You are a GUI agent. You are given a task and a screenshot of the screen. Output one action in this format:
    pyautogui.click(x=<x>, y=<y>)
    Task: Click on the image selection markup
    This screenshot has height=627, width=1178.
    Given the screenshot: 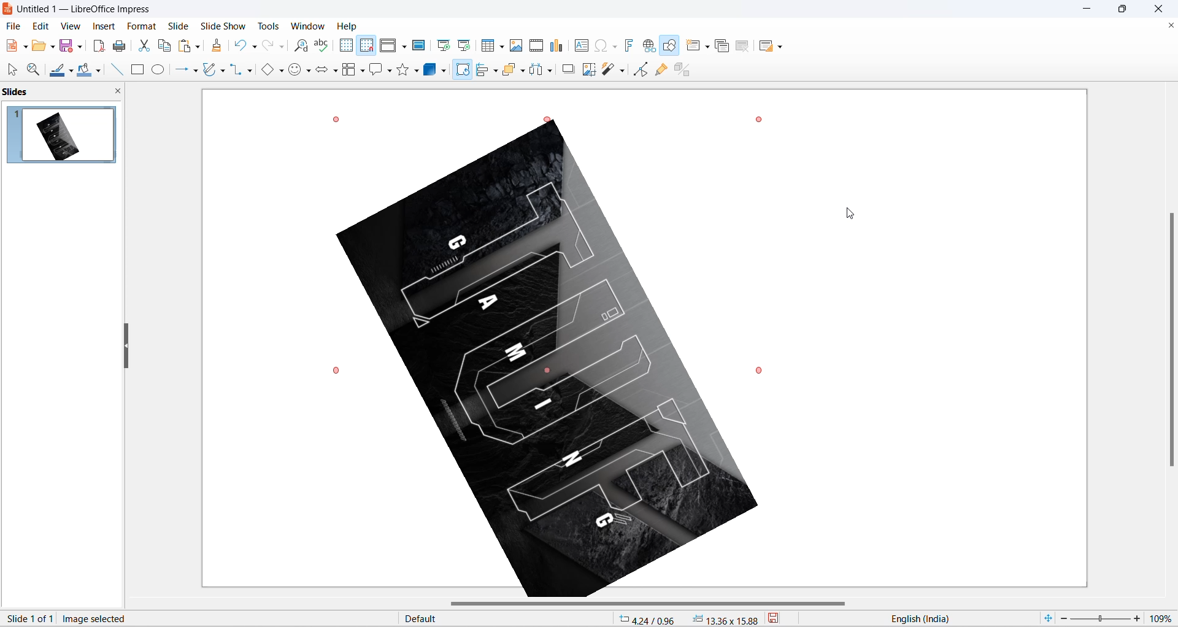 What is the action you would take?
    pyautogui.click(x=336, y=119)
    